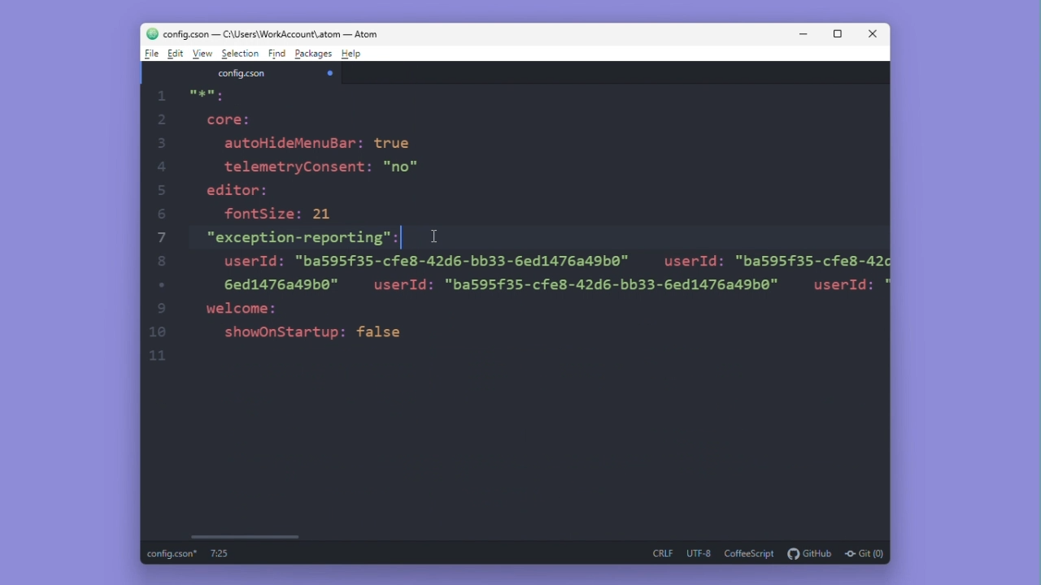 This screenshot has width=1041, height=585. What do you see at coordinates (525, 218) in the screenshot?
I see `autoHideflenuBar: true telemetryConsent: "no" editor: fontSize: 21 "exception-reporting": ! userId: "ba595f35-cfe8-42d6-bb33-6ed1476a49b0" 7 userId: "ba595f35-cfe8-42 6ed1476849b0" userId: "ba595f35-cfe8-42d6-bb33-6ed1476a49b0" welcome: showOnStartup: false userId: < 9 11 cursor Others root: 7 keys text: "cursor category: "Others" width: 127 height: 148 top-left: 2 items 0: 457.125 1: 483.6666717529297 ▾bottom-right: 2 items 0: 584.125 1: 631.6666717529297 color: "#ff0000" Download JSON 2 core:` at bounding box center [525, 218].